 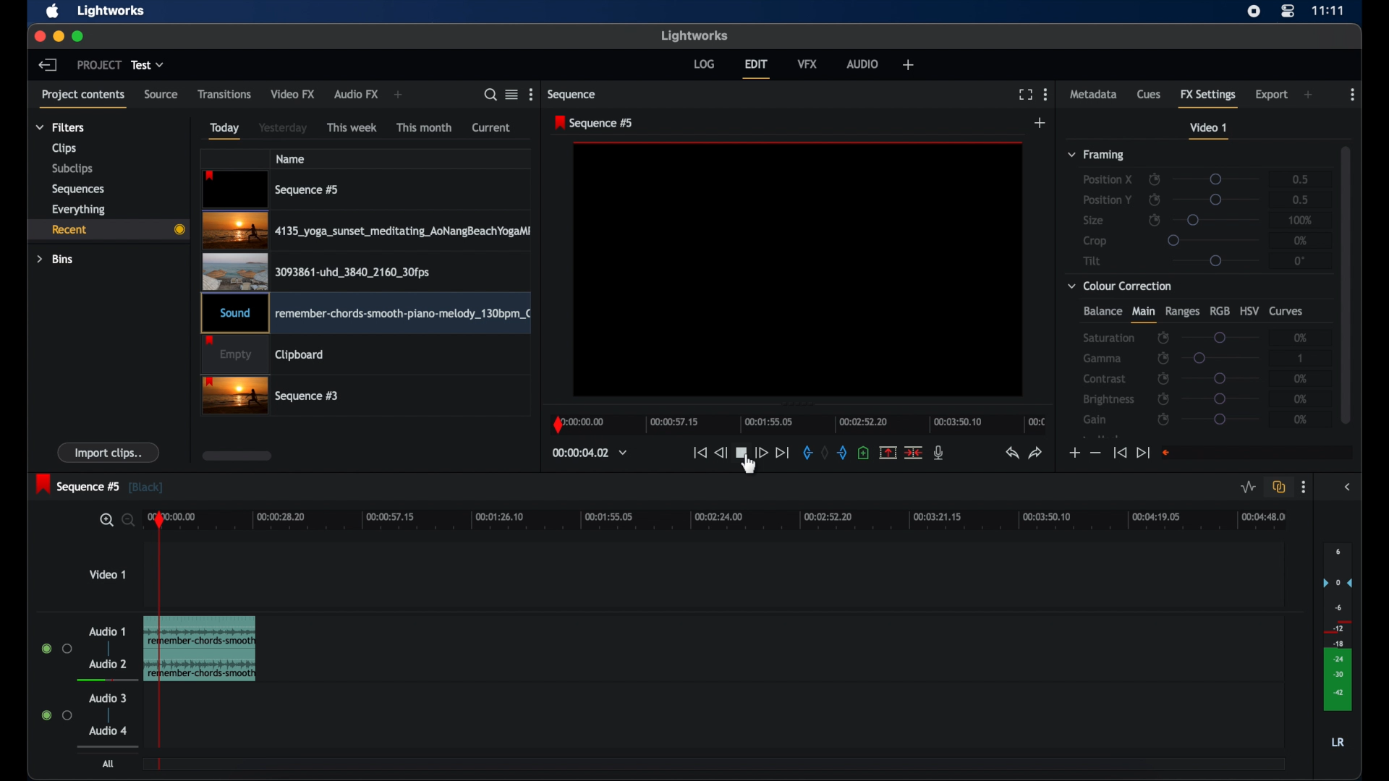 What do you see at coordinates (1163, 358) in the screenshot?
I see `enable/disable keyframes` at bounding box center [1163, 358].